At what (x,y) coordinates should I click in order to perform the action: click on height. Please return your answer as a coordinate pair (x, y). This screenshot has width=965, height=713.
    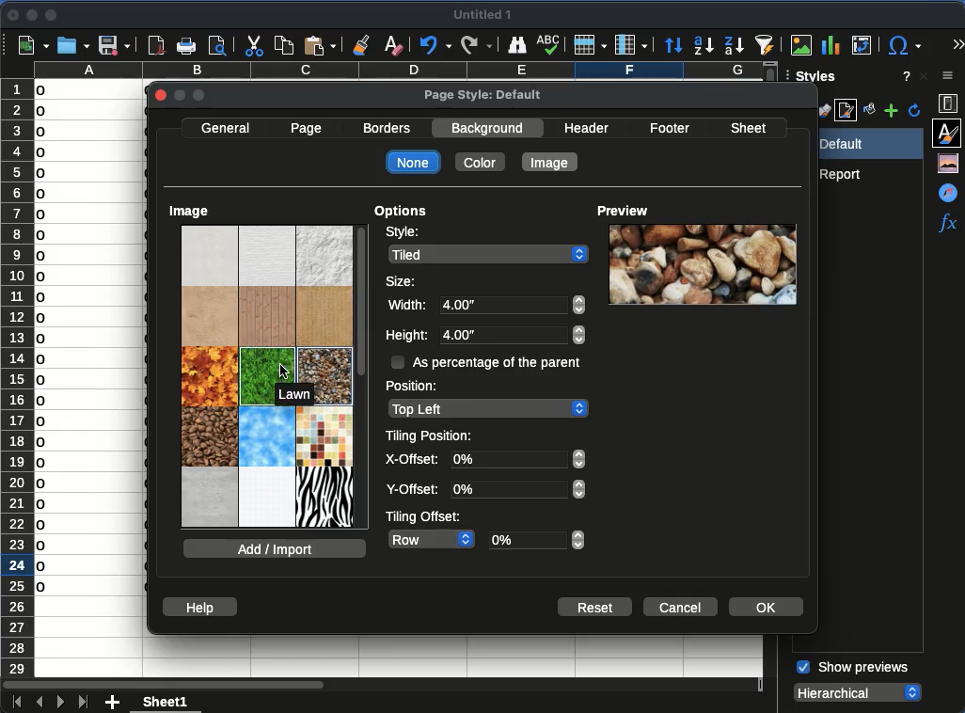
    Looking at the image, I should click on (407, 338).